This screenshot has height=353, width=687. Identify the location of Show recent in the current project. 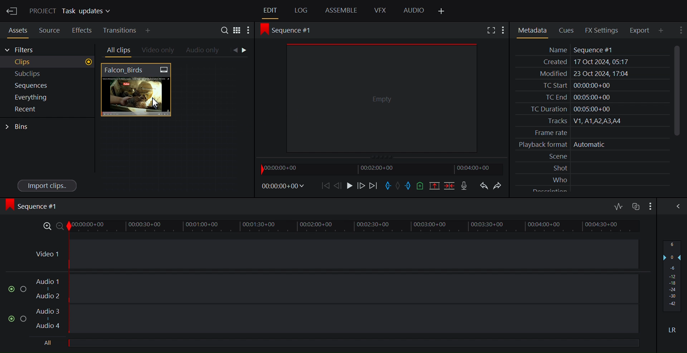
(47, 109).